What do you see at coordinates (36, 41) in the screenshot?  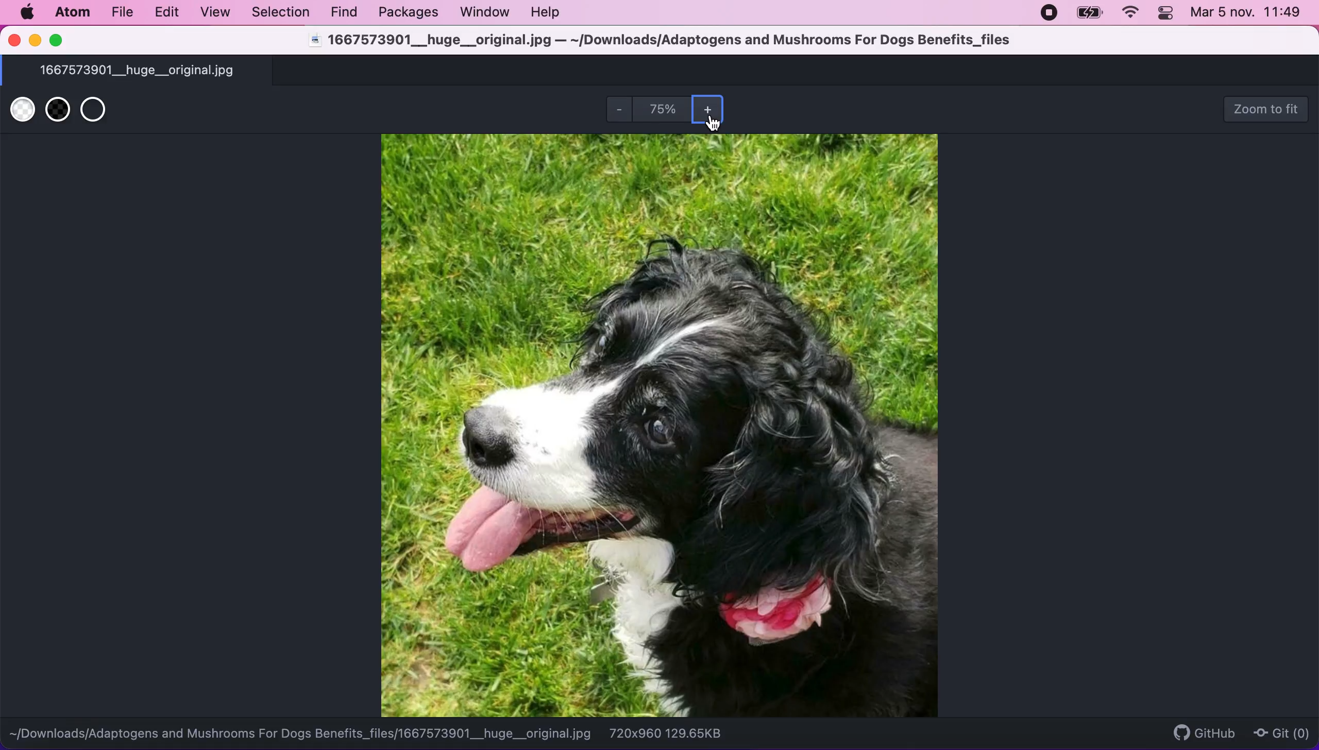 I see `minimize` at bounding box center [36, 41].